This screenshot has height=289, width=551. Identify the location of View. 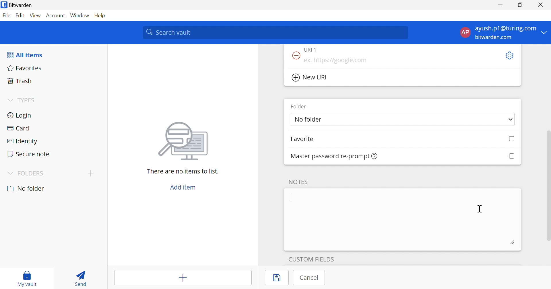
(35, 15).